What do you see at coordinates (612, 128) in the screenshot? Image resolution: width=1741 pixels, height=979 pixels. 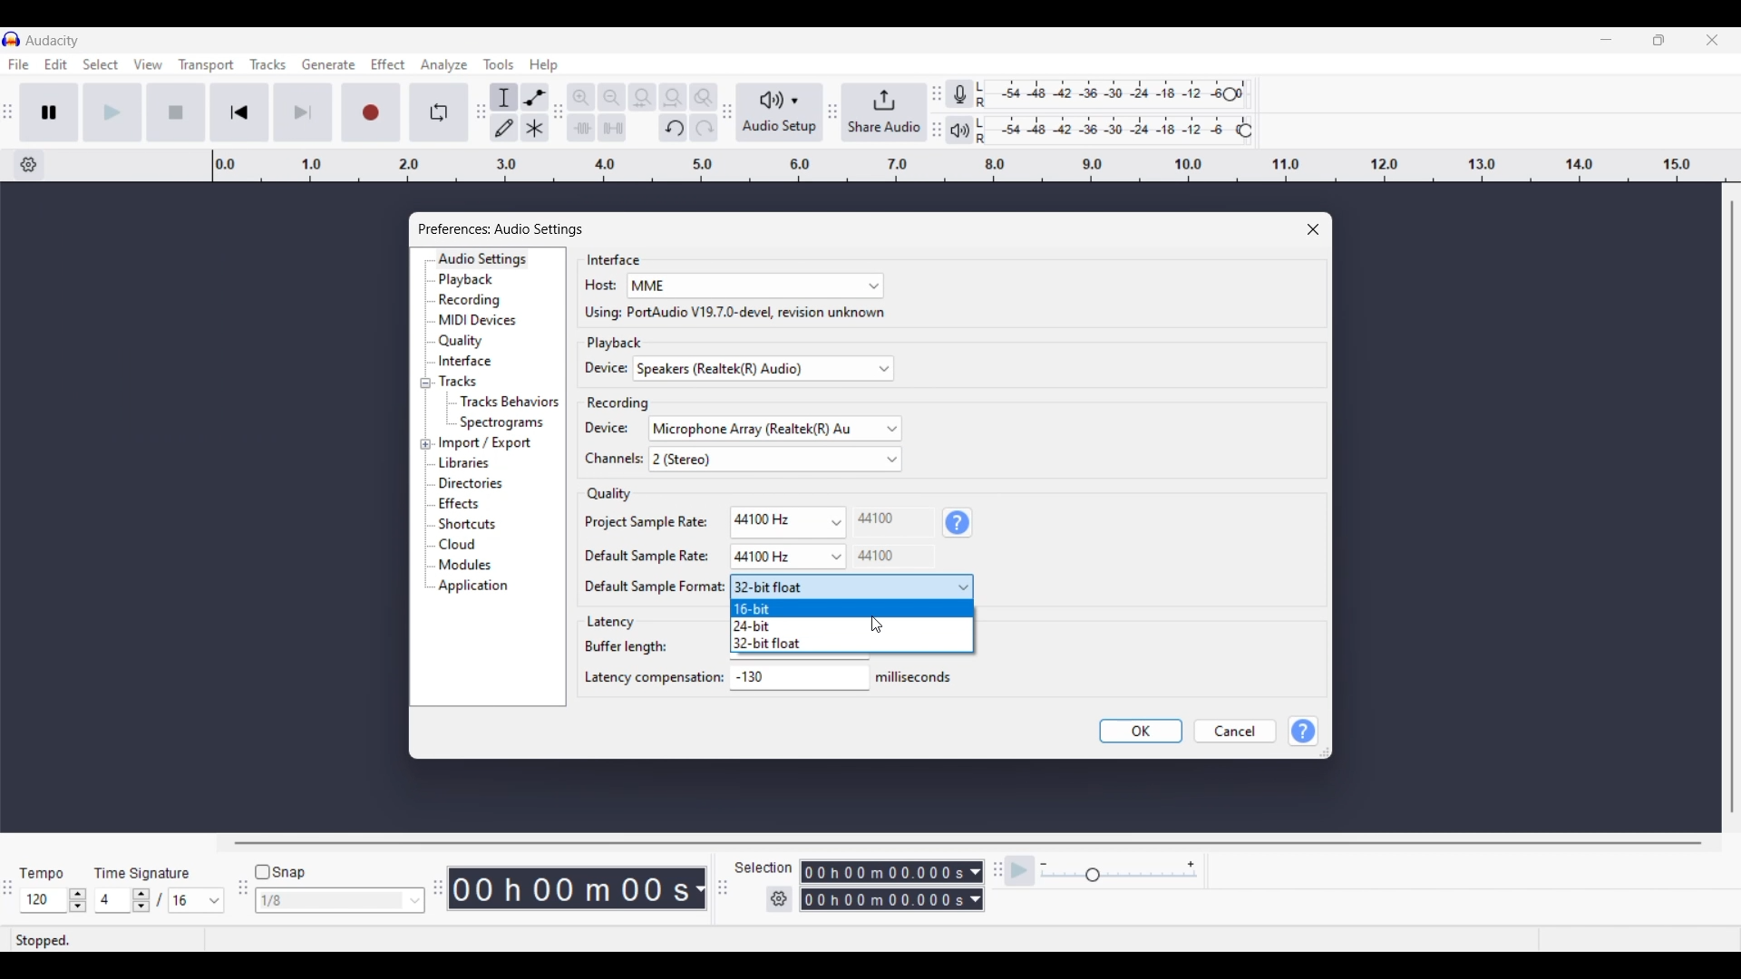 I see `Silence audio selection` at bounding box center [612, 128].